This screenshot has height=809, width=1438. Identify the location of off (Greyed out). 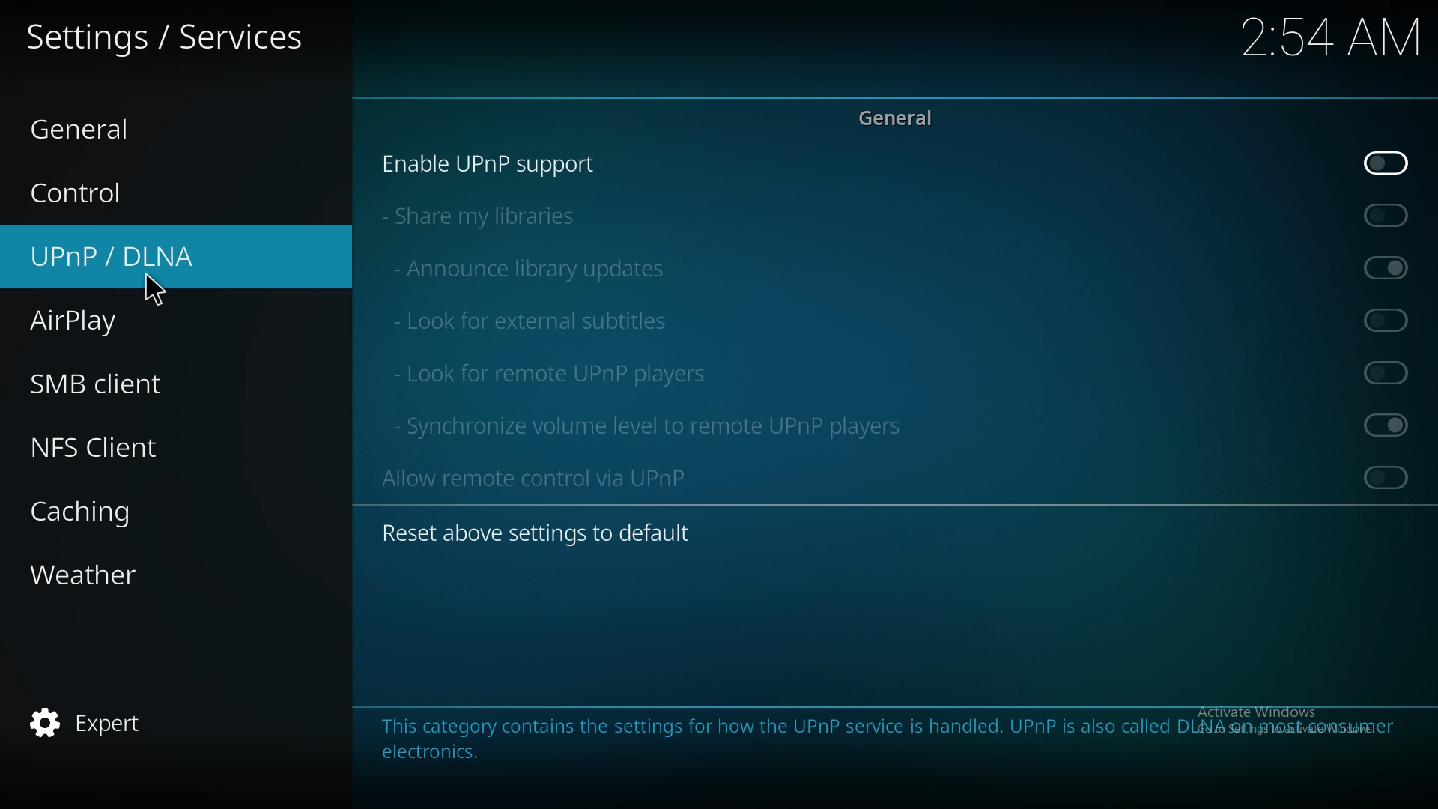
(1387, 320).